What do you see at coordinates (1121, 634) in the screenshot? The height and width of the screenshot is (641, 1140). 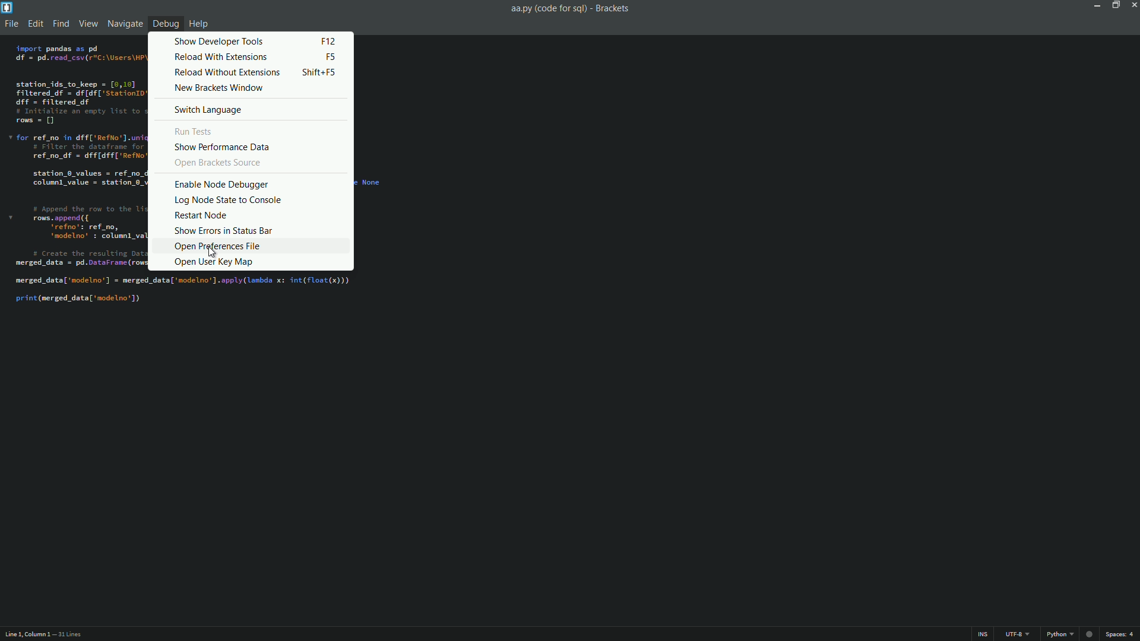 I see `spaces: 4` at bounding box center [1121, 634].